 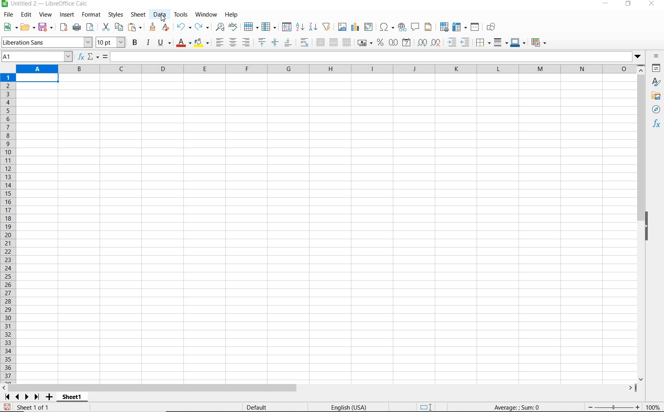 I want to click on clone formatting, so click(x=153, y=27).